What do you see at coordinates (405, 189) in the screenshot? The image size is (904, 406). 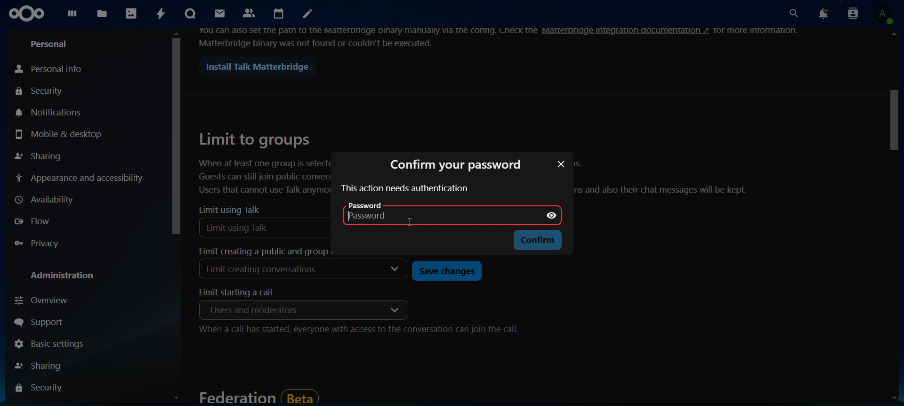 I see `text` at bounding box center [405, 189].